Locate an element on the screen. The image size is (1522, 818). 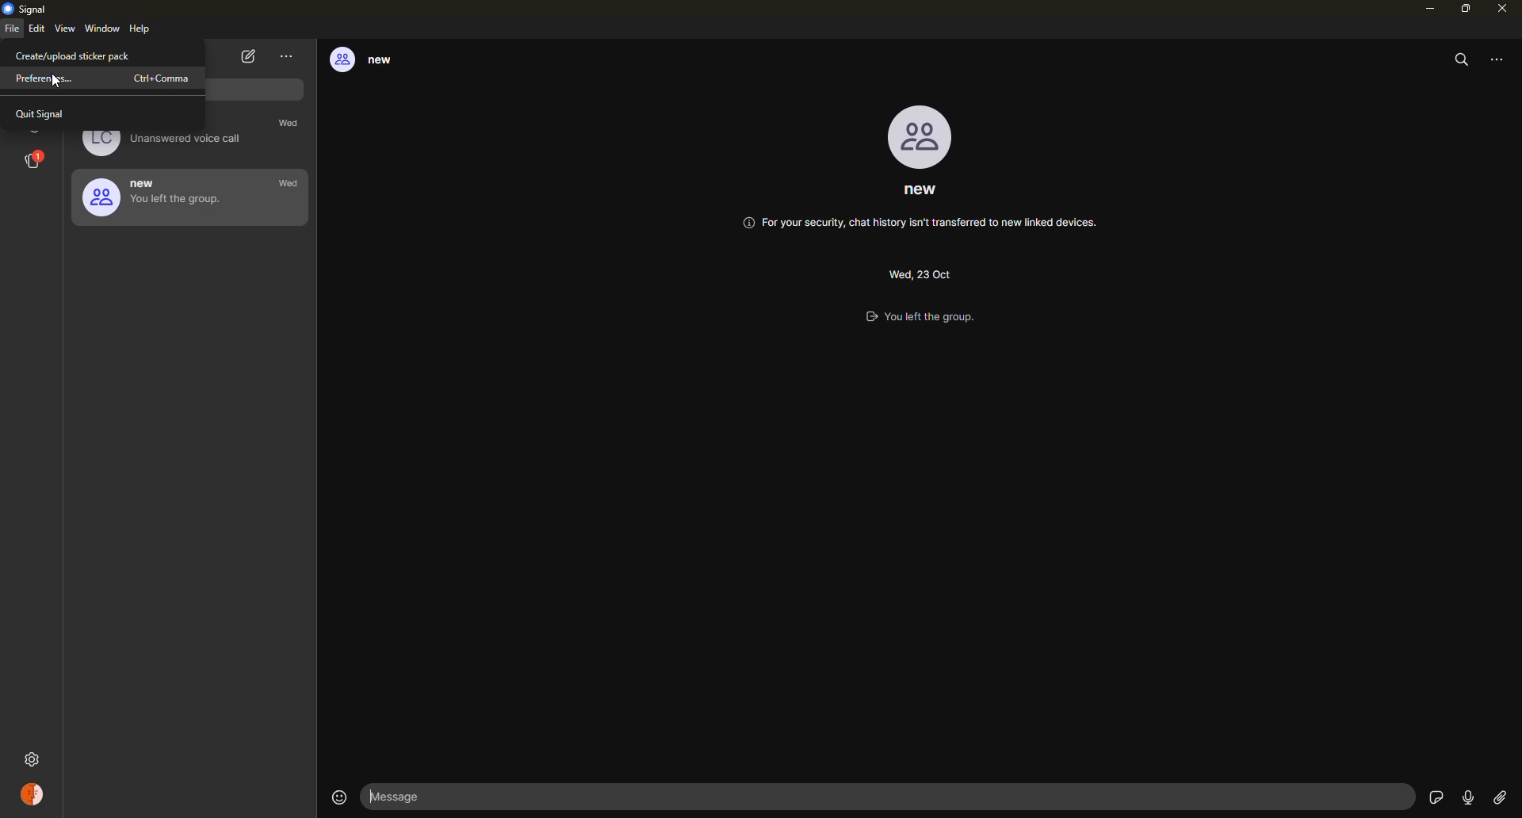
view is located at coordinates (67, 29).